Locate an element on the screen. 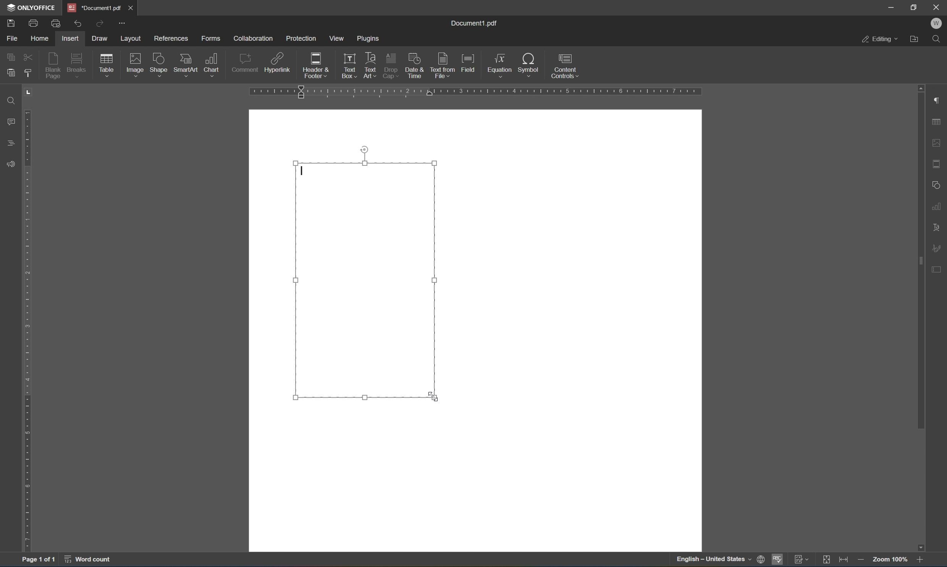  Open file location is located at coordinates (915, 39).